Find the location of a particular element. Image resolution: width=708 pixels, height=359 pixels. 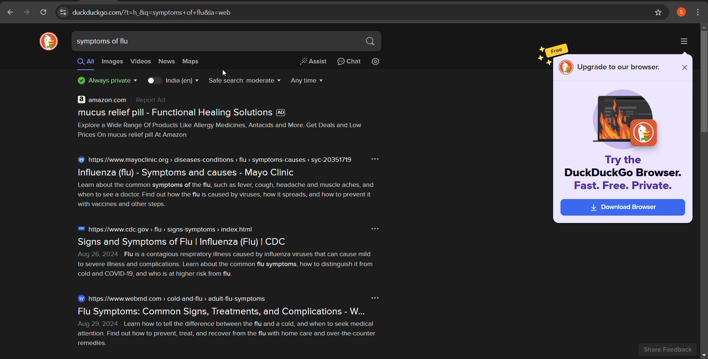

upgrade to our browser is located at coordinates (620, 67).